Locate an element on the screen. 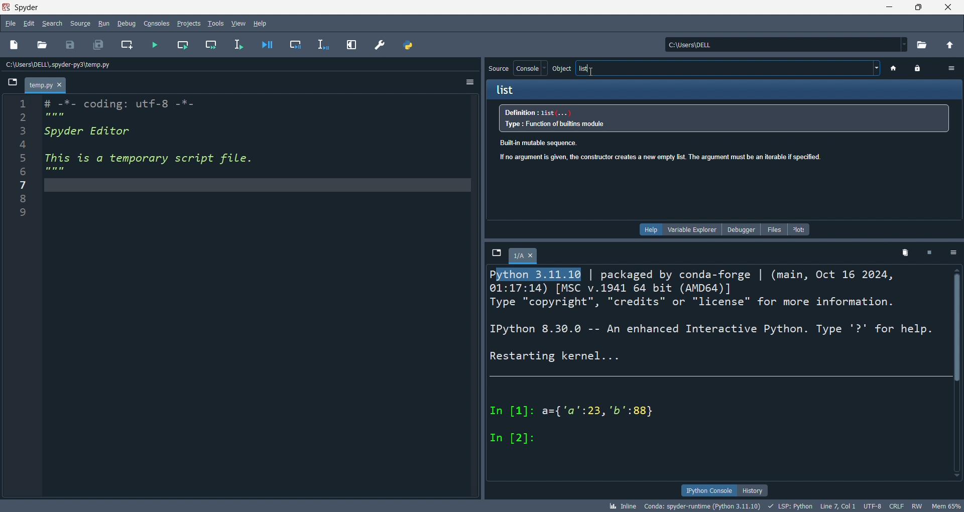 This screenshot has height=512, width=964. help is located at coordinates (261, 22).